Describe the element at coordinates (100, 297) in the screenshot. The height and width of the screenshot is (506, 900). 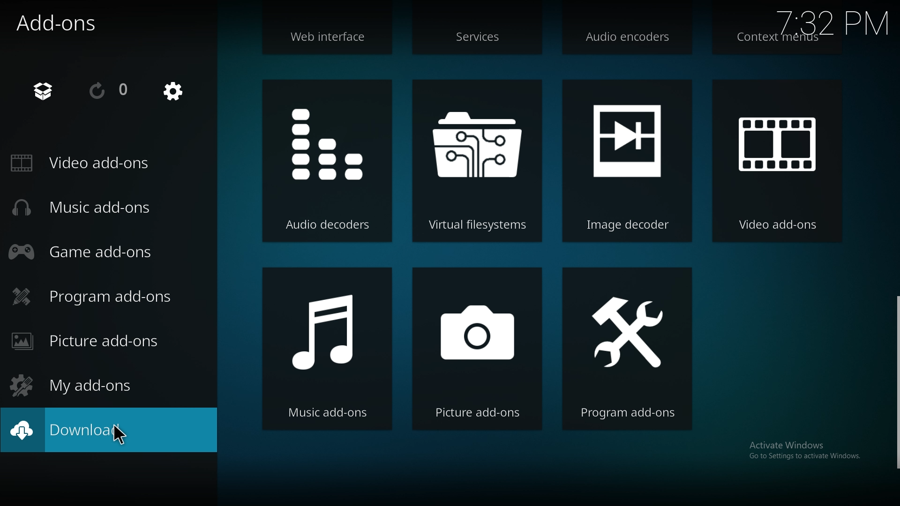
I see `program add ons` at that location.